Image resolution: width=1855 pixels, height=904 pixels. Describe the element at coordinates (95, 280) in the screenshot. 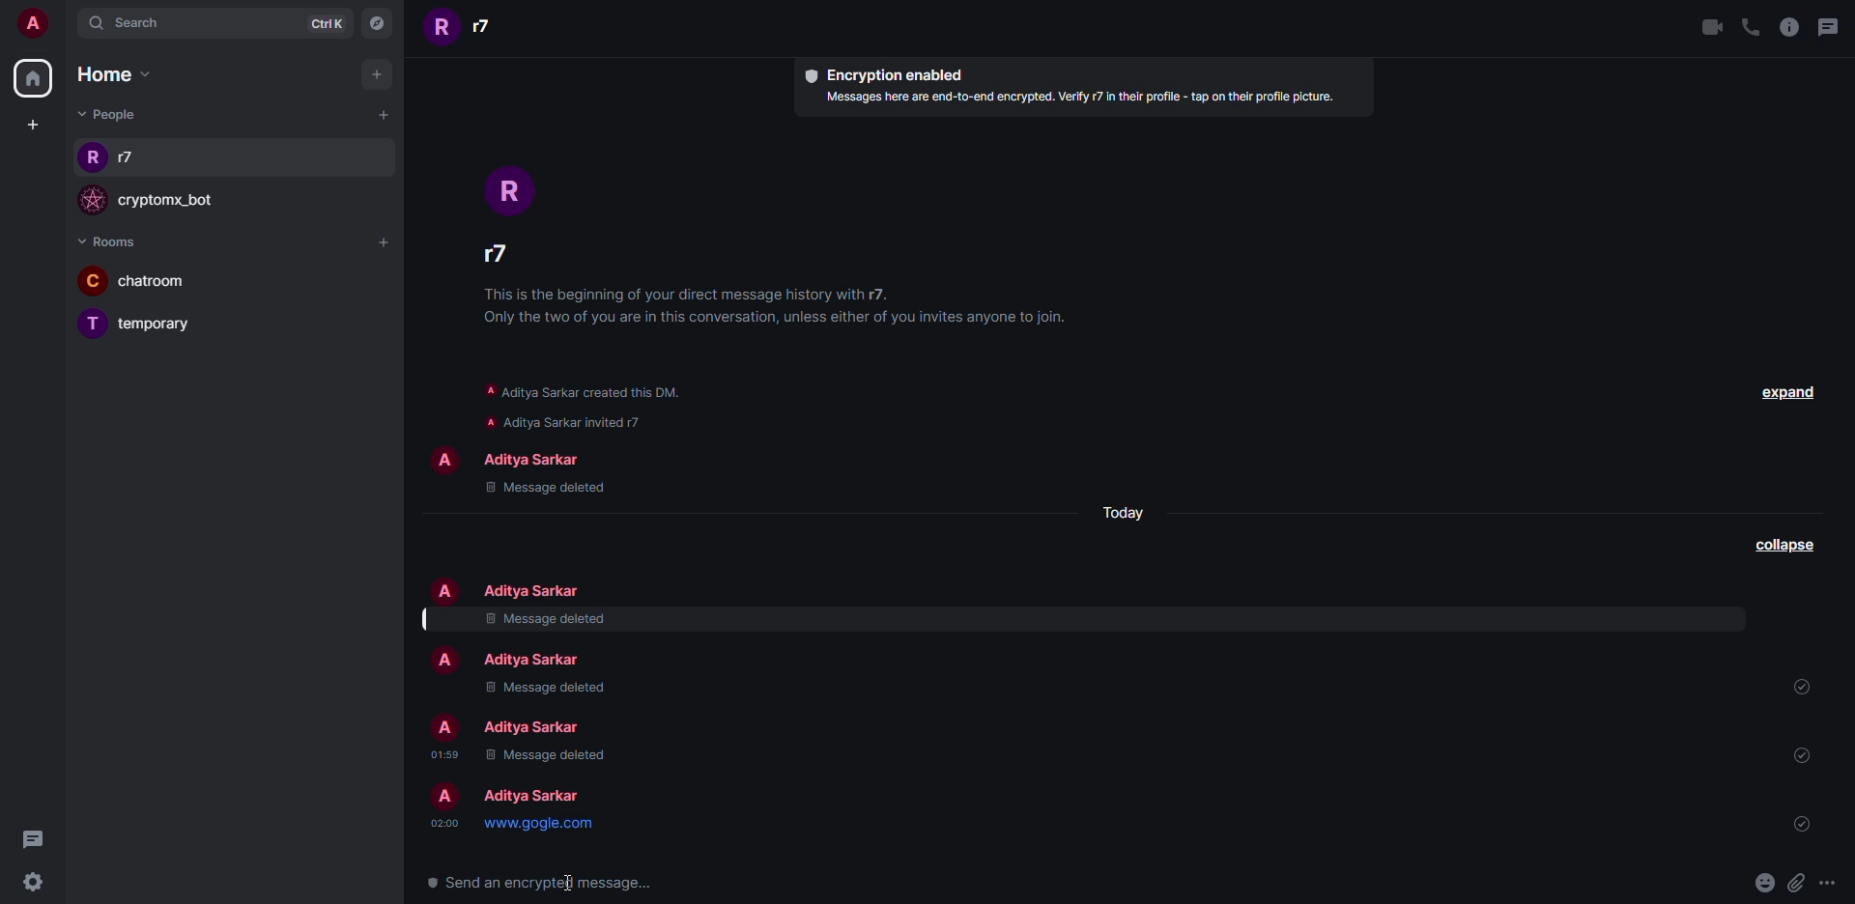

I see `profile` at that location.